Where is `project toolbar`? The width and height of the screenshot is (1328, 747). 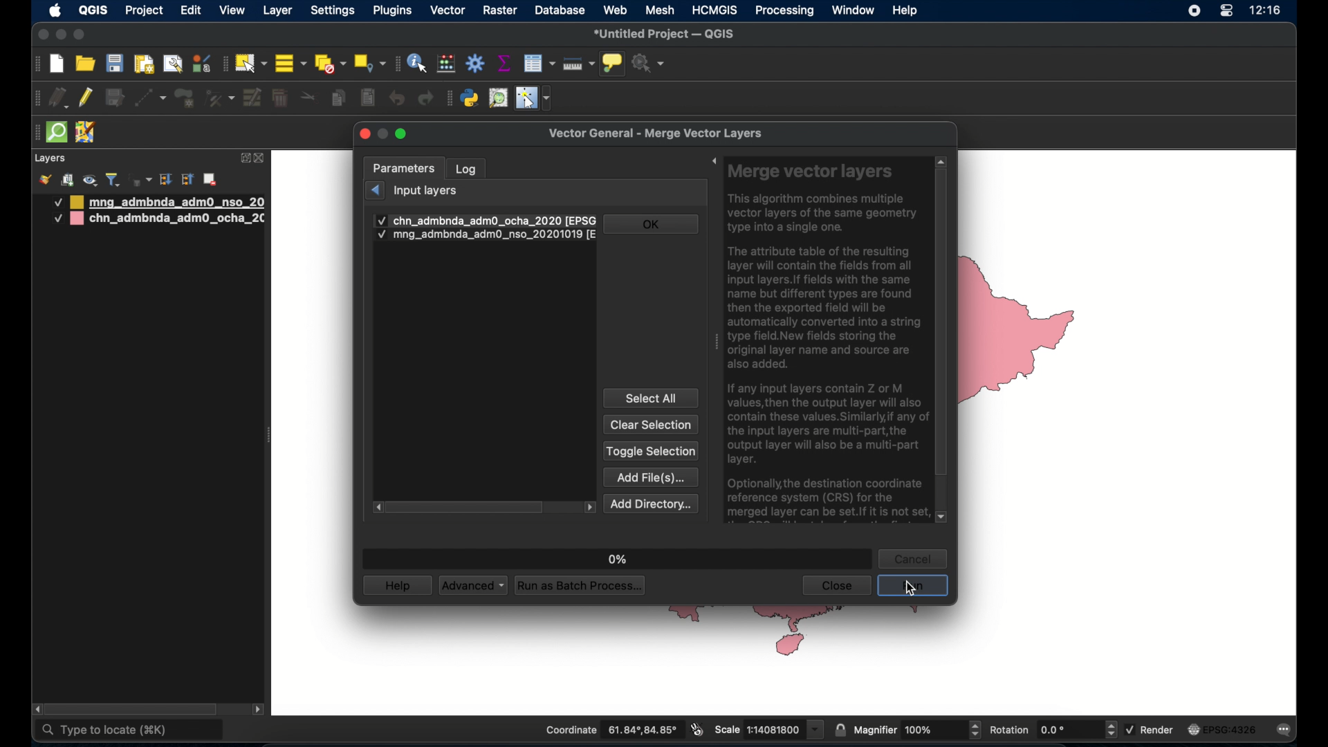 project toolbar is located at coordinates (35, 64).